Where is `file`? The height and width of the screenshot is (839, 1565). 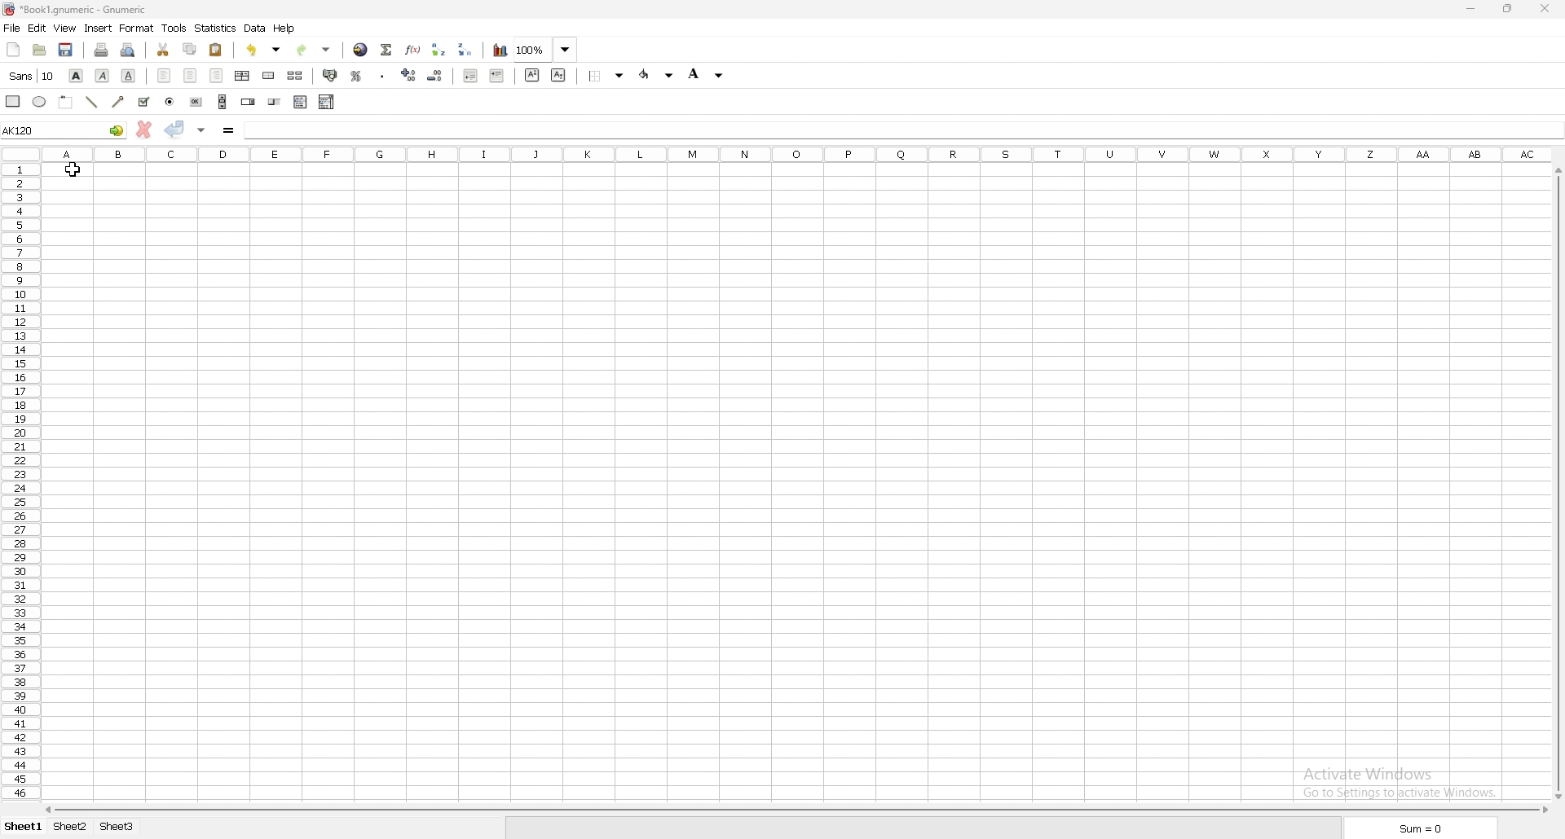
file is located at coordinates (11, 29).